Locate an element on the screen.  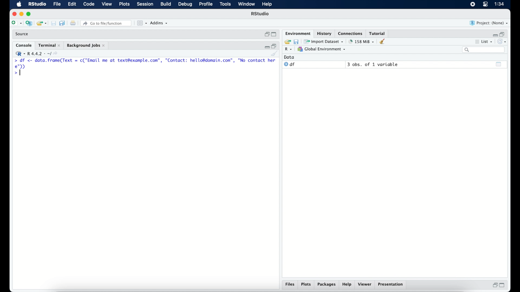
158 MB is located at coordinates (362, 41).